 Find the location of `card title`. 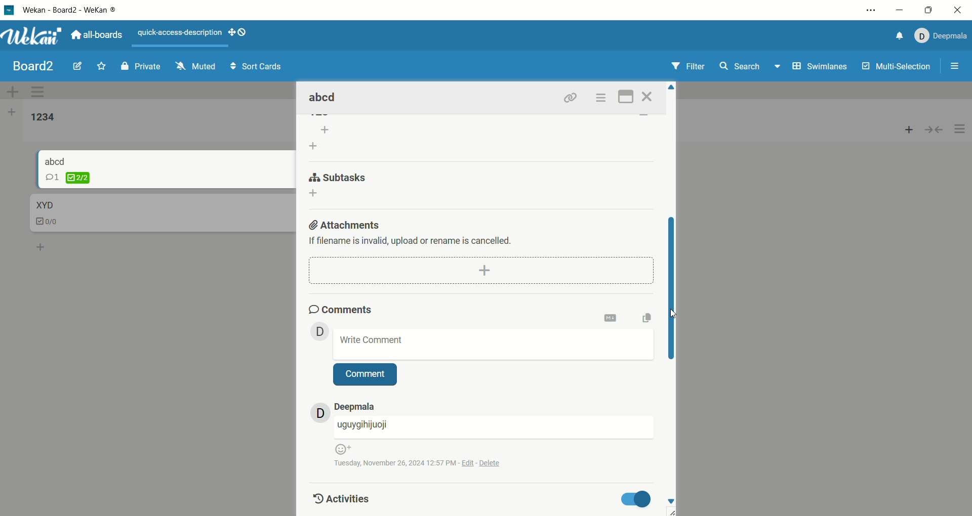

card title is located at coordinates (324, 98).